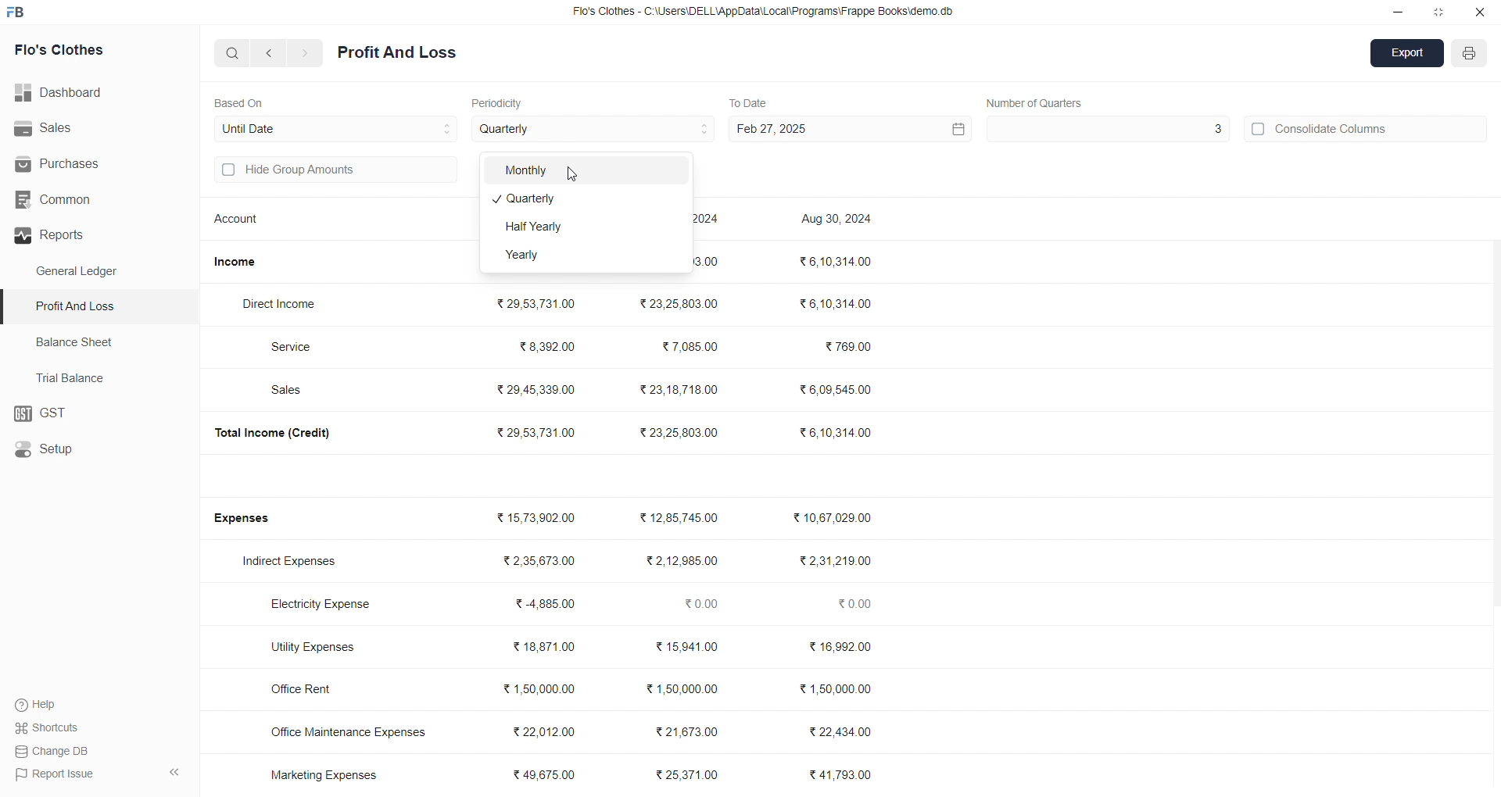  What do you see at coordinates (550, 604) in the screenshot?
I see `₹-4,885.00` at bounding box center [550, 604].